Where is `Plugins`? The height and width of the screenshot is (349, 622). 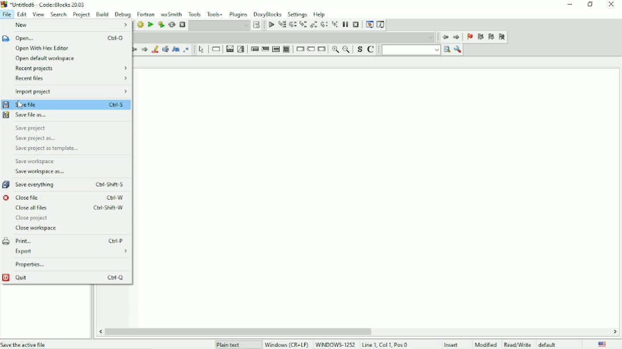 Plugins is located at coordinates (238, 14).